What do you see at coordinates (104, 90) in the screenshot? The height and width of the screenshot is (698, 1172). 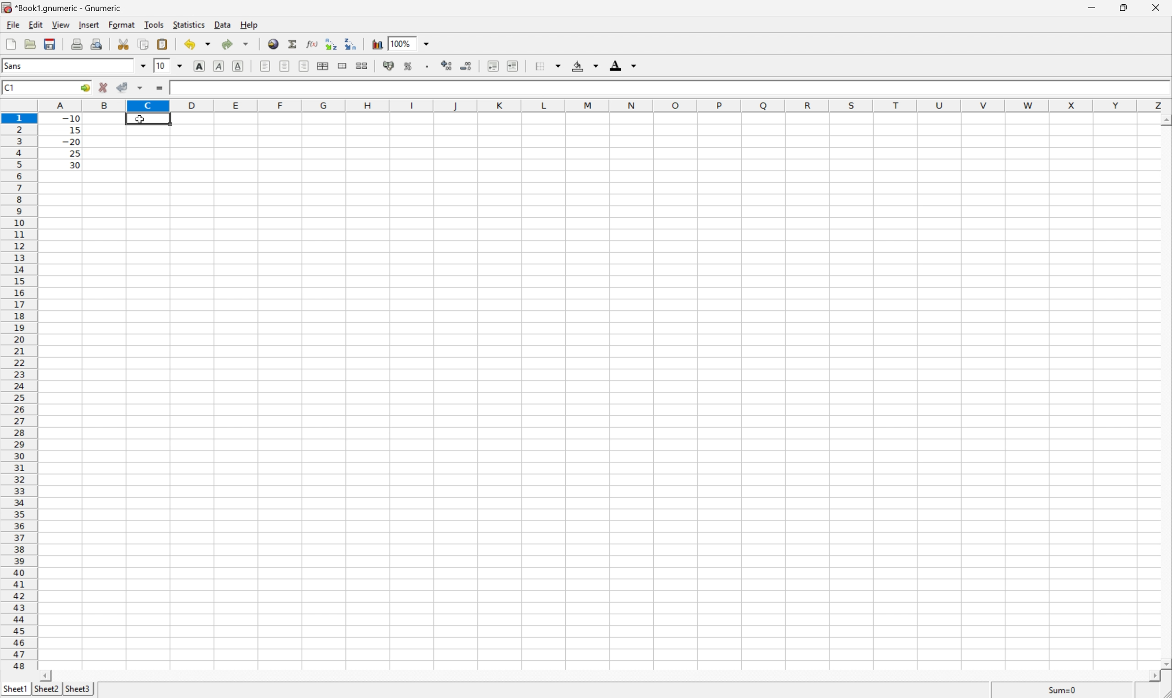 I see `cancel change` at bounding box center [104, 90].